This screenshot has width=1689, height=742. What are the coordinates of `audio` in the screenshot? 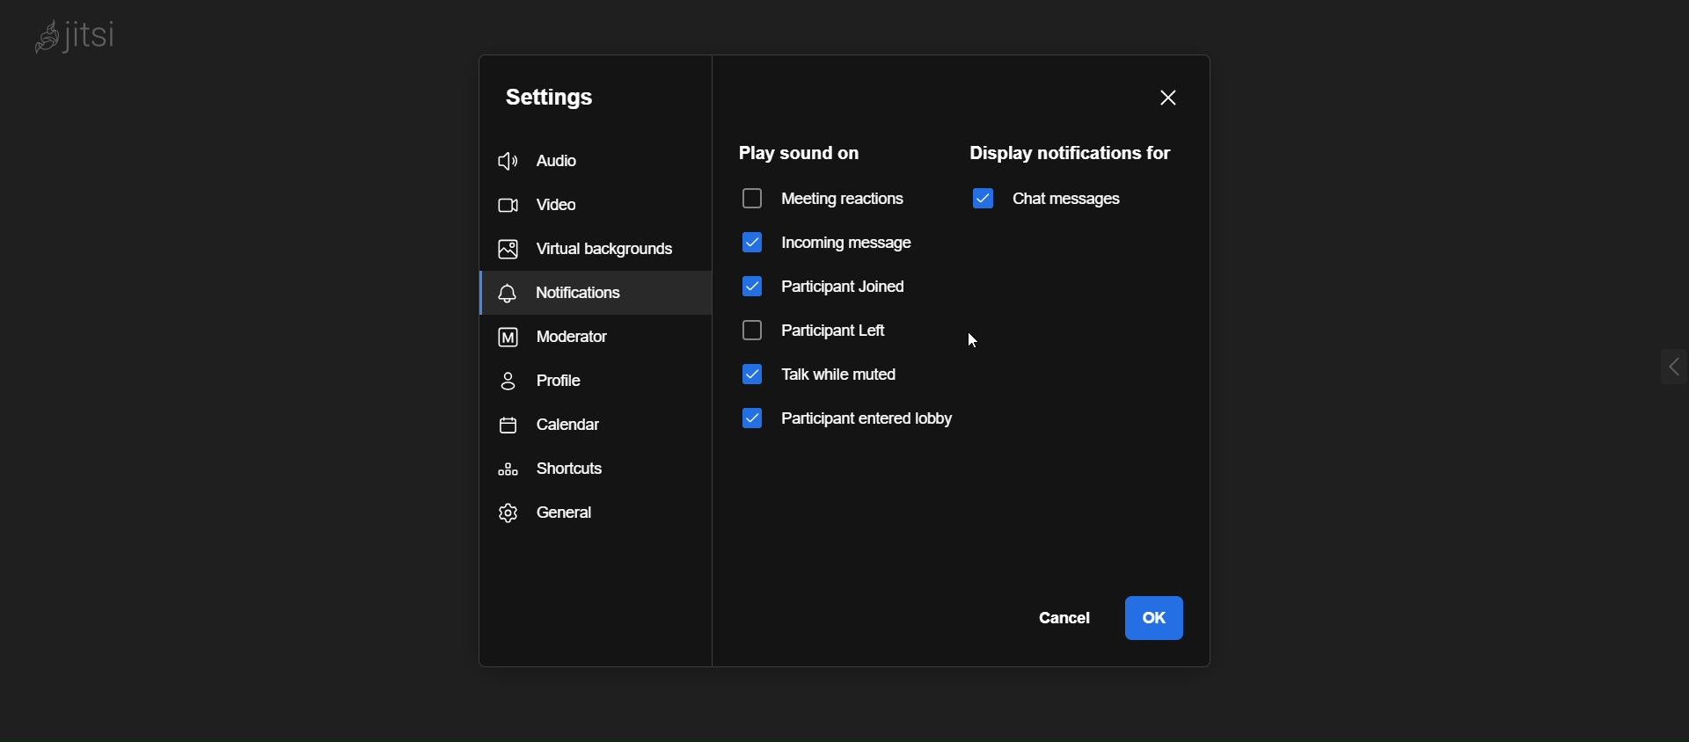 It's located at (548, 160).